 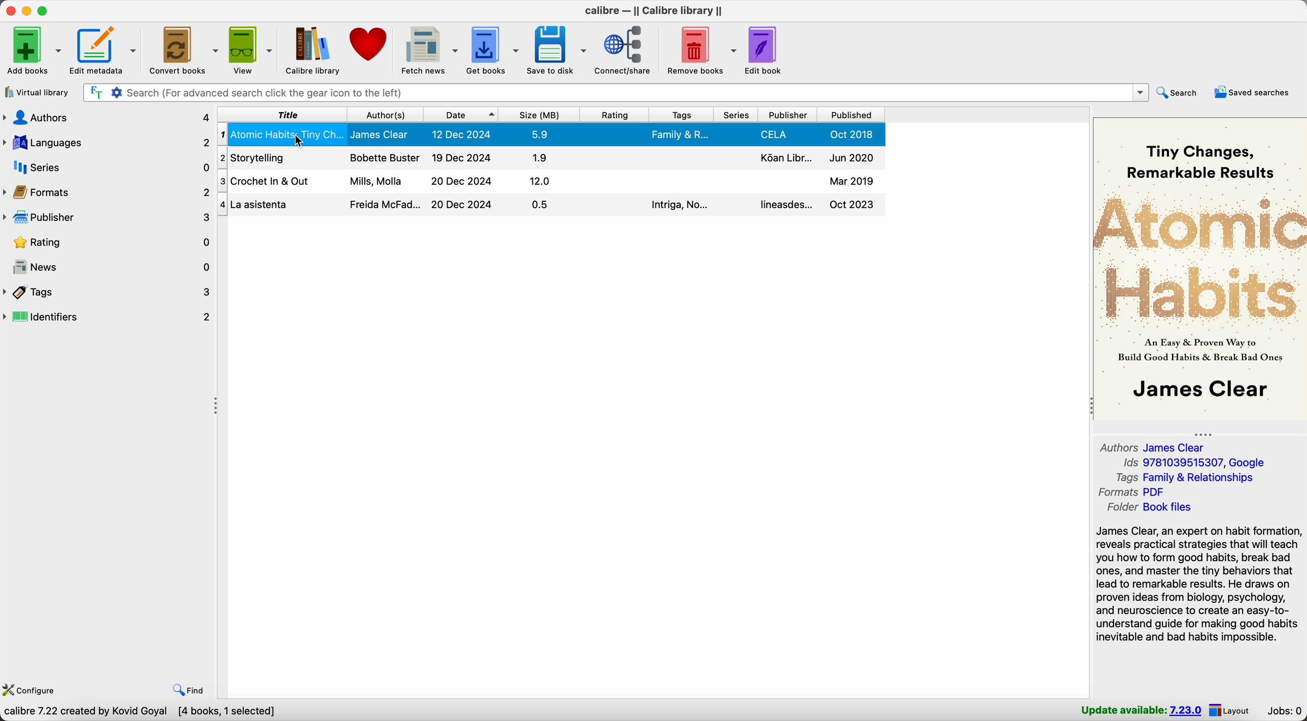 I want to click on remove books, so click(x=700, y=51).